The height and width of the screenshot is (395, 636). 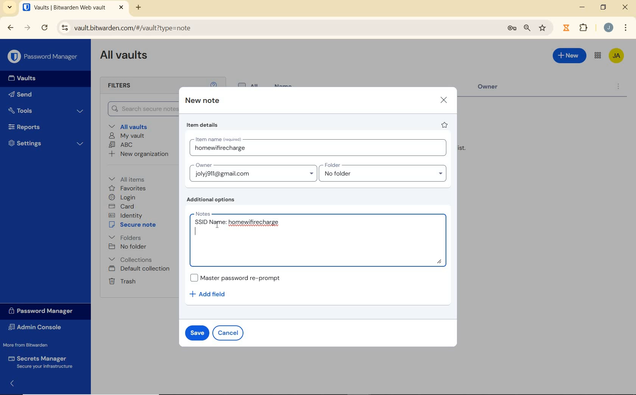 What do you see at coordinates (139, 109) in the screenshot?
I see `Search Vault` at bounding box center [139, 109].